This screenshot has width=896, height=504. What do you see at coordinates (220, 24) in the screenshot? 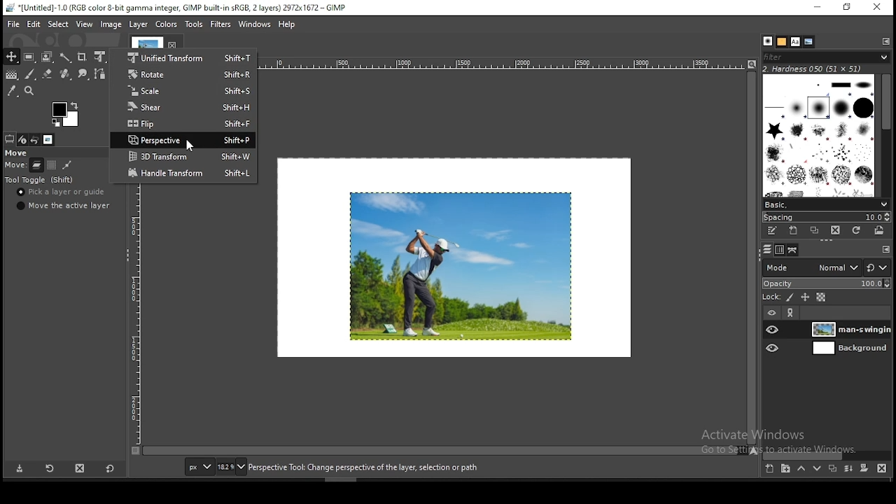
I see `filters` at bounding box center [220, 24].